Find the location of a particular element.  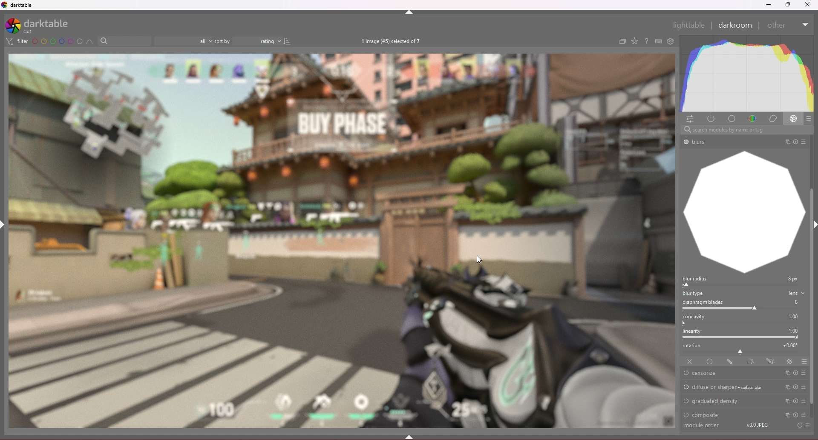

create group is located at coordinates (622, 41).